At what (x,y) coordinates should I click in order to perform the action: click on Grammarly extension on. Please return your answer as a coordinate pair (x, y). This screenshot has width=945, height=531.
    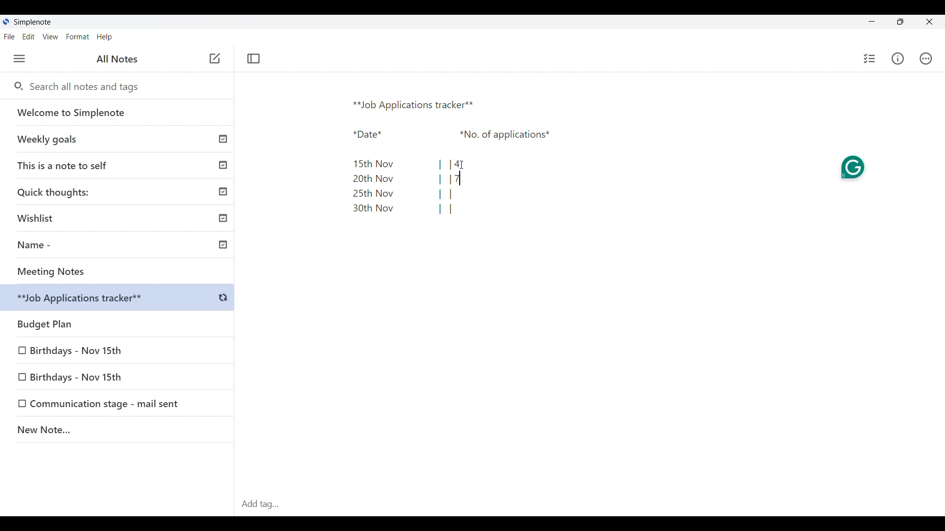
    Looking at the image, I should click on (853, 166).